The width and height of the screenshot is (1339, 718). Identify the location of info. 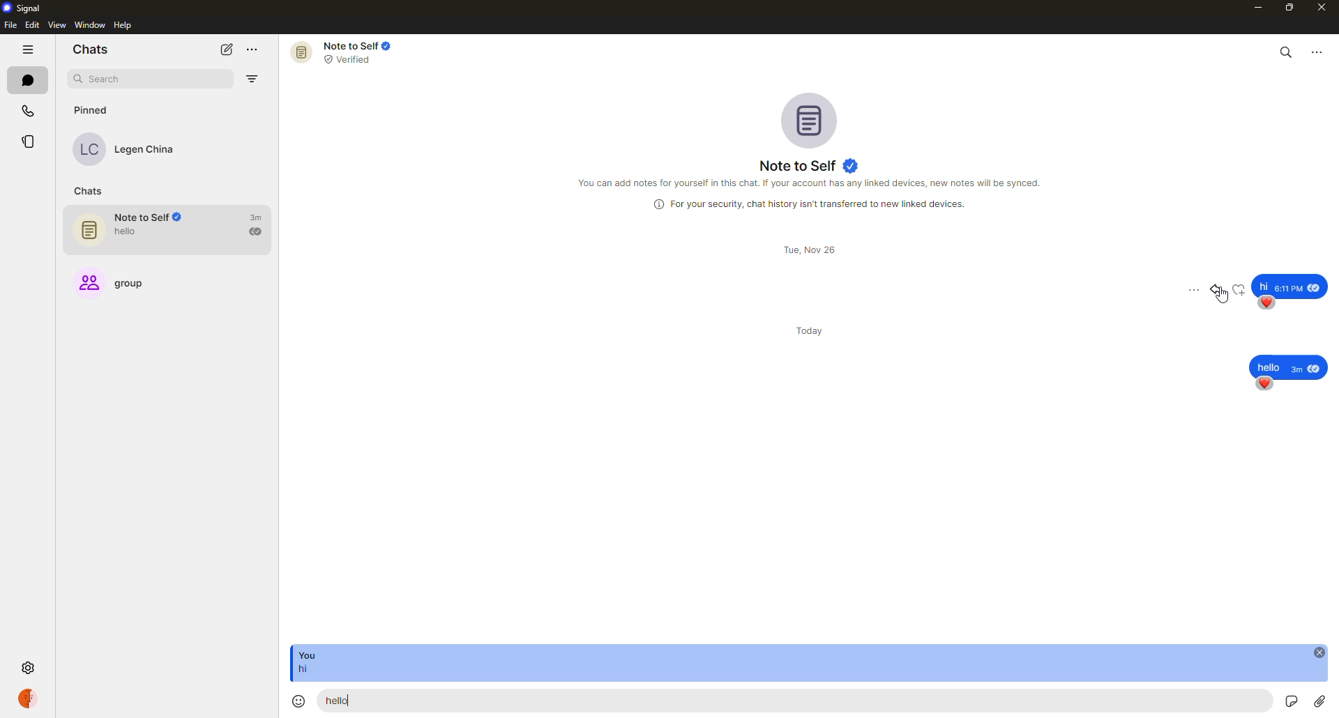
(810, 203).